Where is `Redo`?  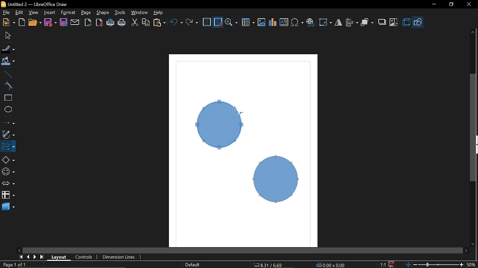 Redo is located at coordinates (192, 21).